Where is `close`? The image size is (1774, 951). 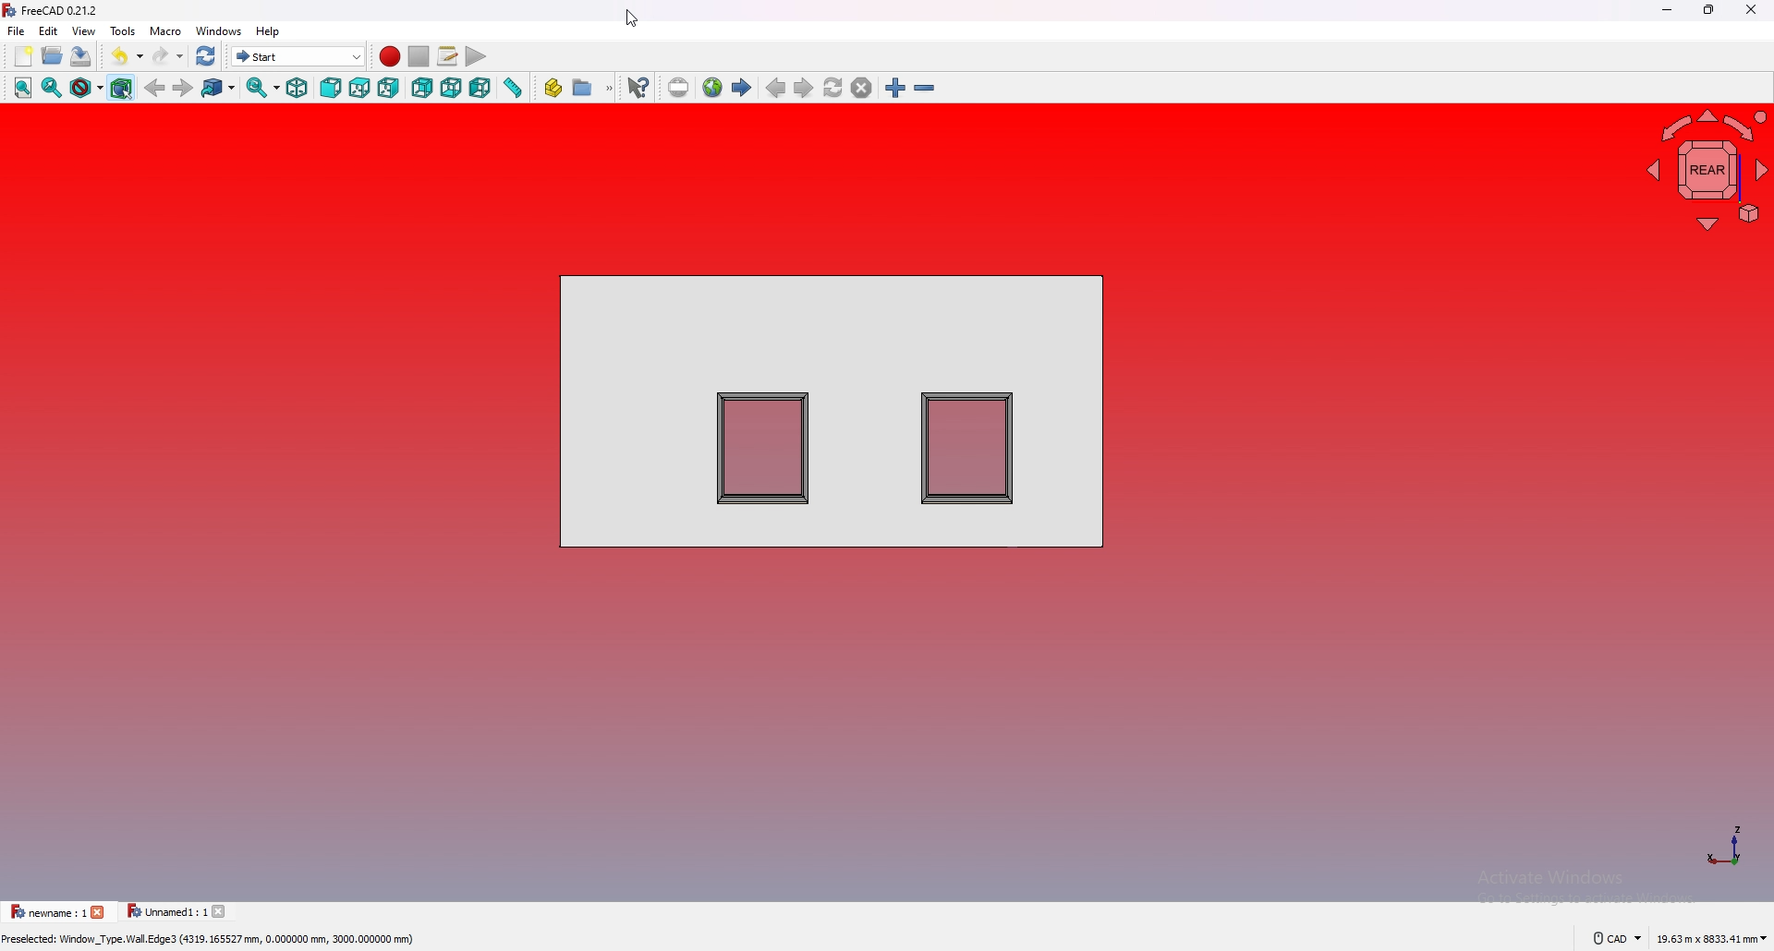 close is located at coordinates (1752, 9).